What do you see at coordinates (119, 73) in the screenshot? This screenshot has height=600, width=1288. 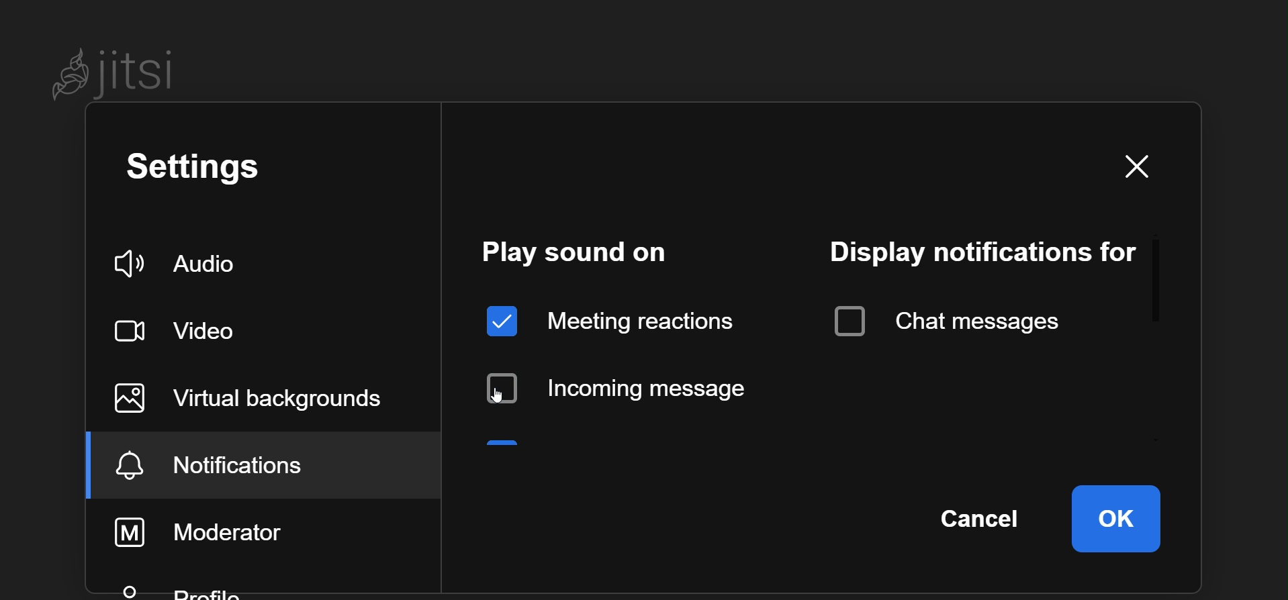 I see `Jitsi` at bounding box center [119, 73].